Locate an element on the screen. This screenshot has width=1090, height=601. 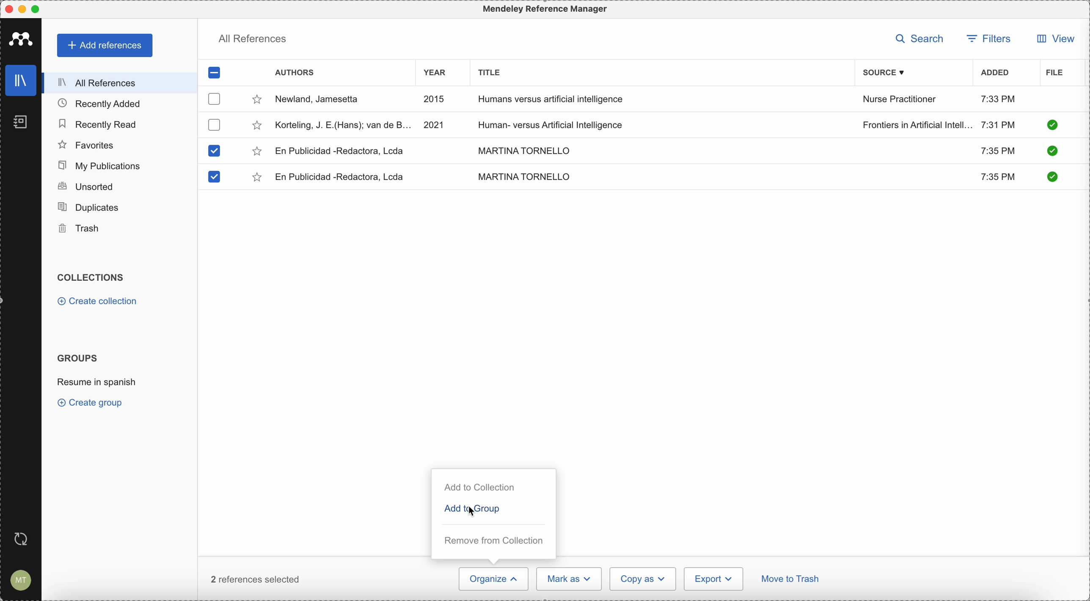
resume in spanish group is located at coordinates (98, 381).